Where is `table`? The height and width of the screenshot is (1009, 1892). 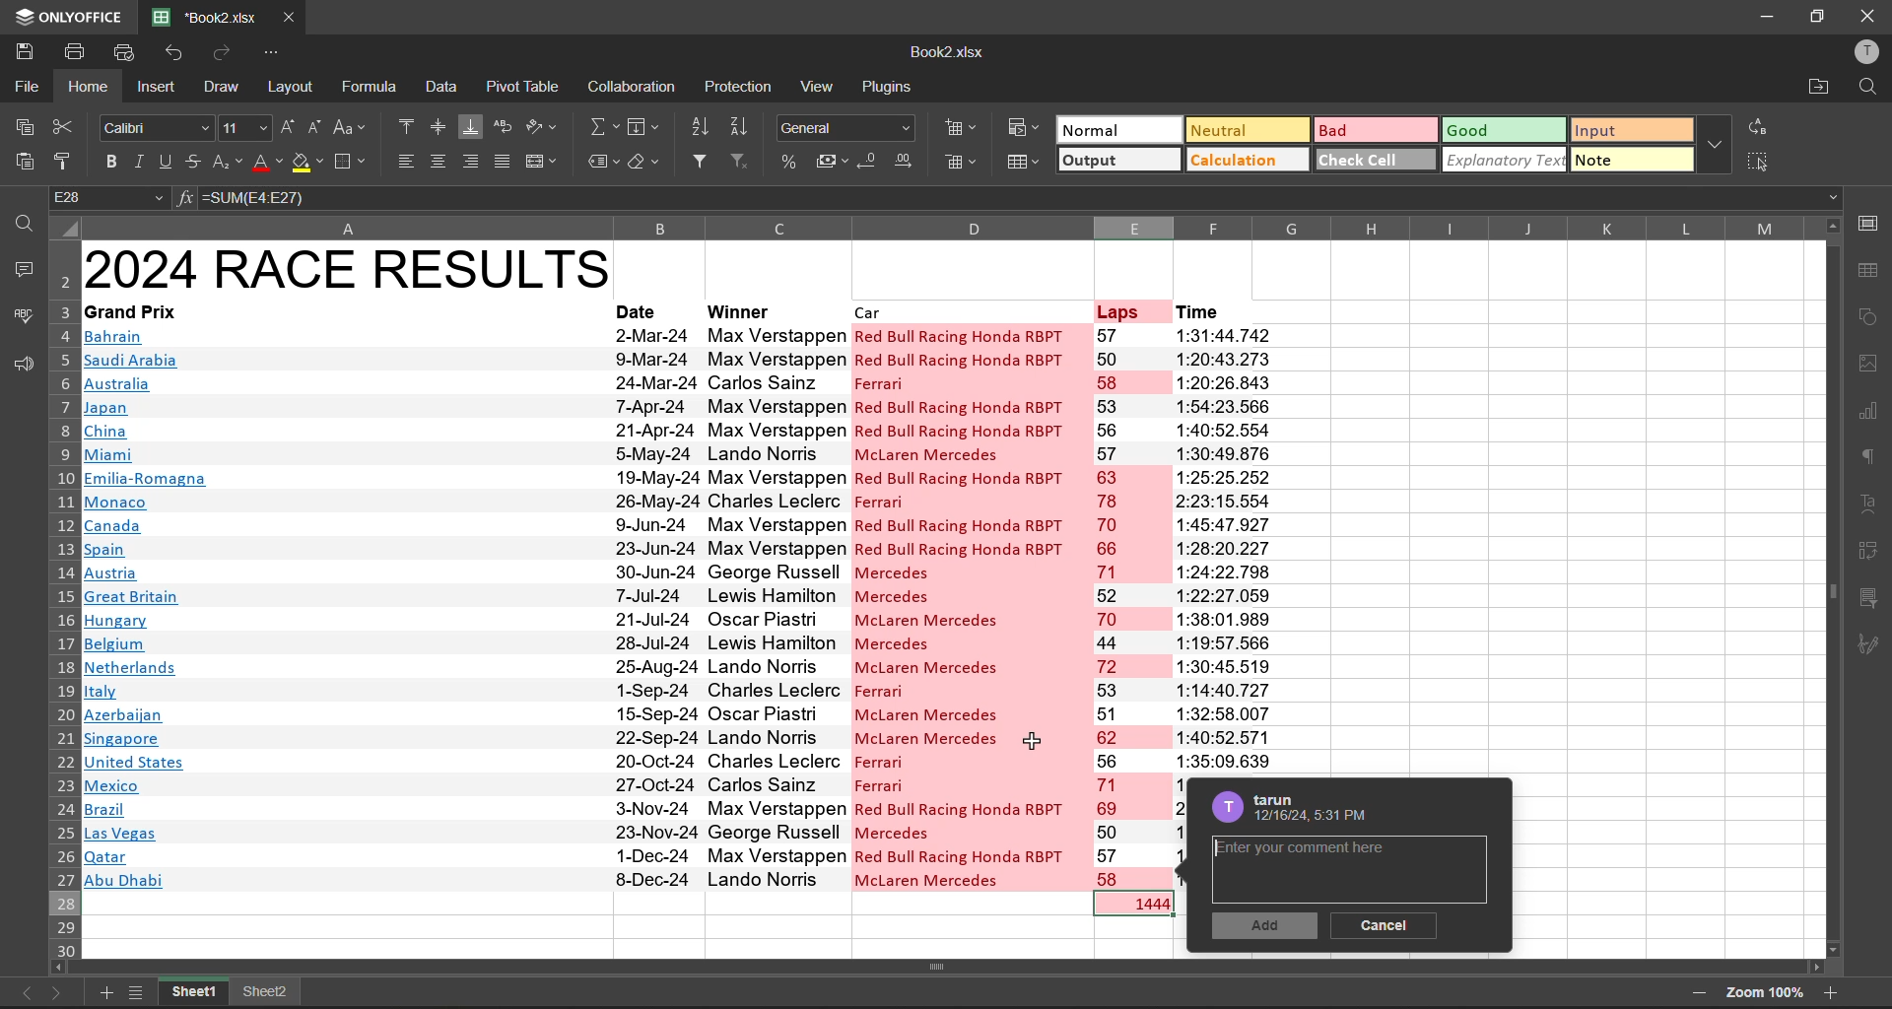
table is located at coordinates (1869, 270).